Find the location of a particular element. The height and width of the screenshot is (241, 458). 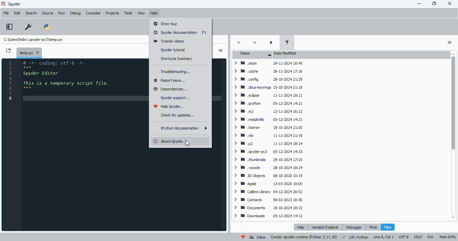

edit is located at coordinates (17, 13).